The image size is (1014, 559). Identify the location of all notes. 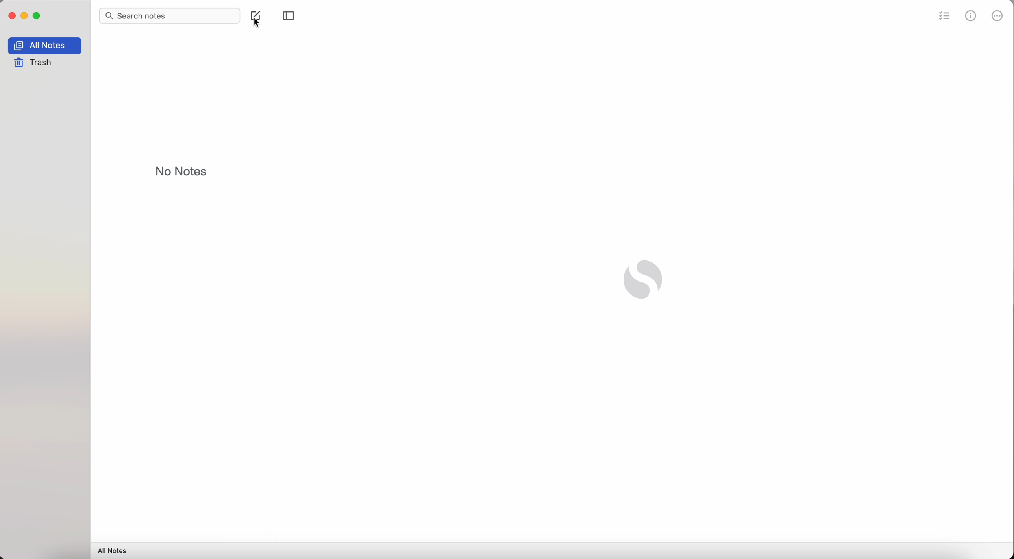
(44, 44).